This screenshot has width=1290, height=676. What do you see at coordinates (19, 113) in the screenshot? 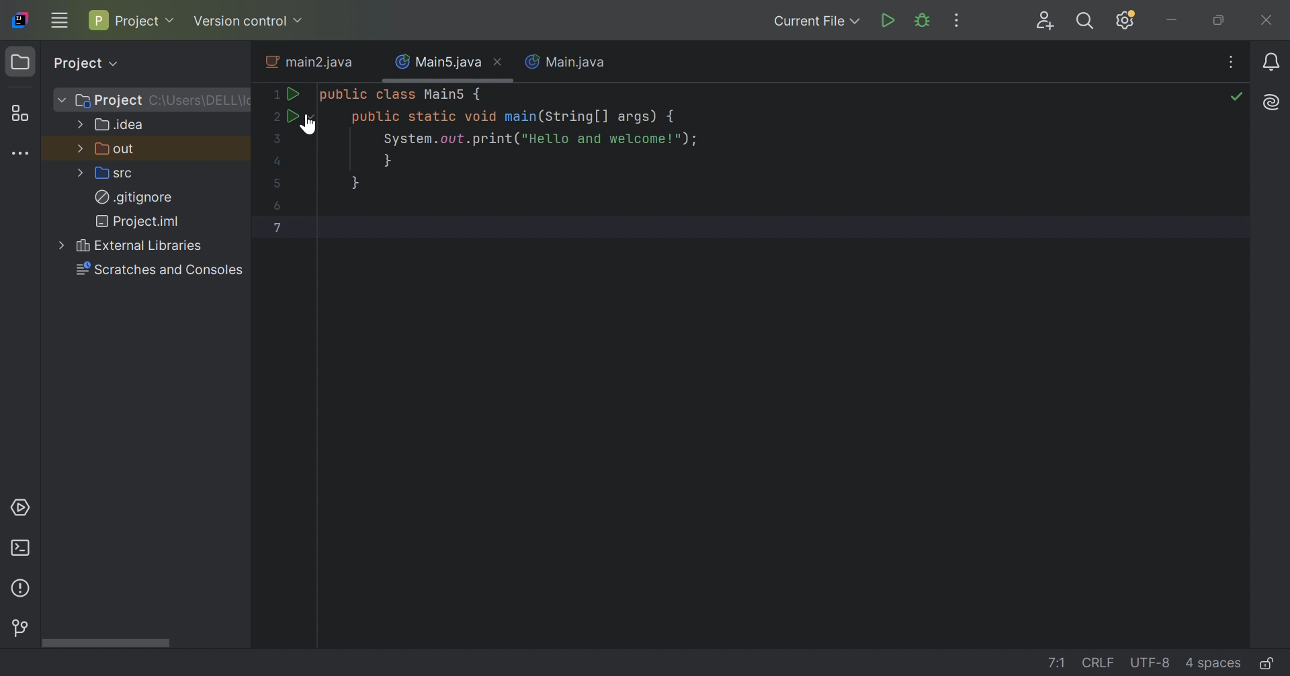
I see `Structure` at bounding box center [19, 113].